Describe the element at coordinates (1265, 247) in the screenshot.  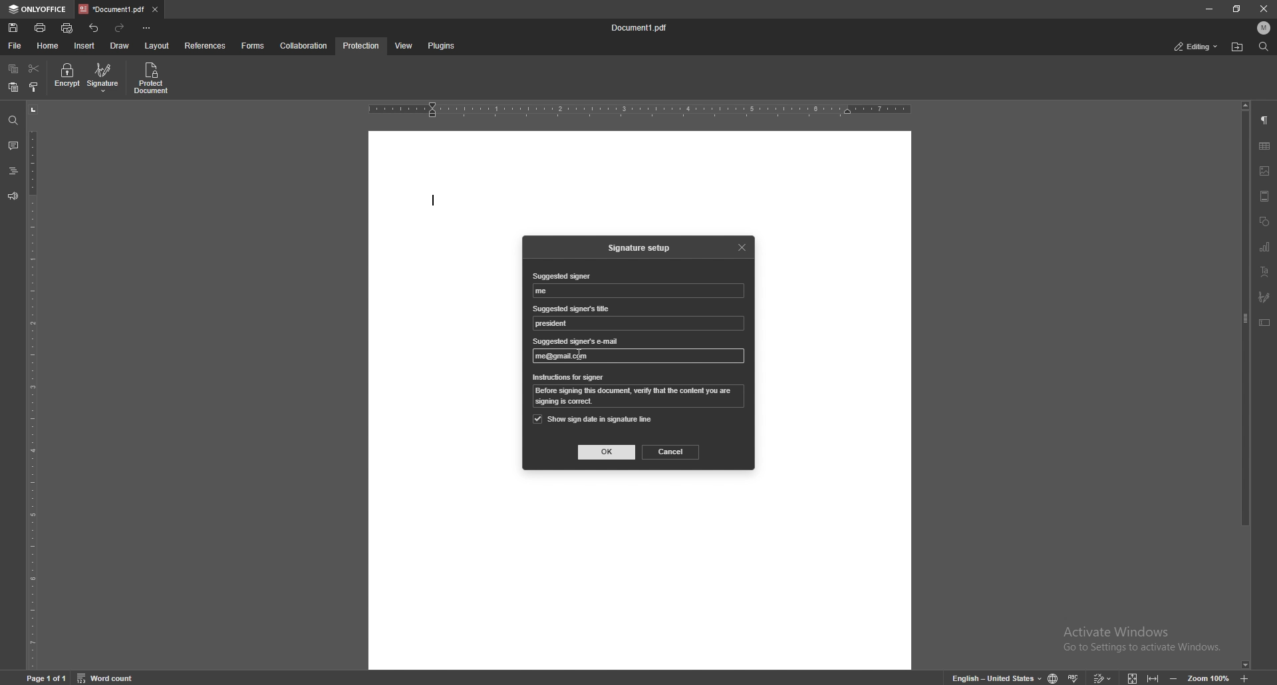
I see `chart` at that location.